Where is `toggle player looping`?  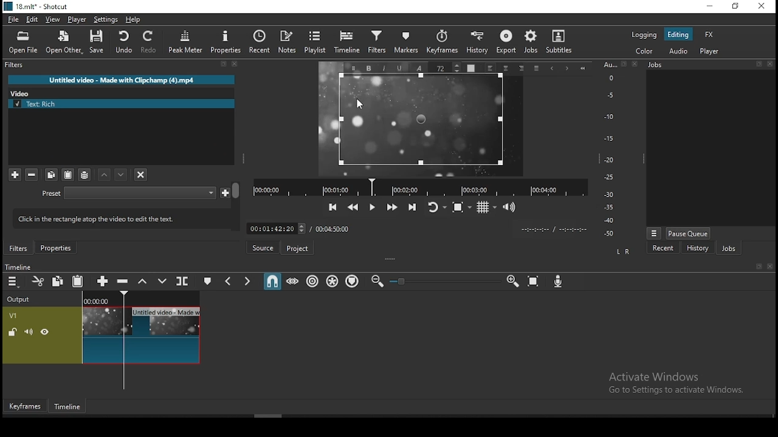 toggle player looping is located at coordinates (438, 207).